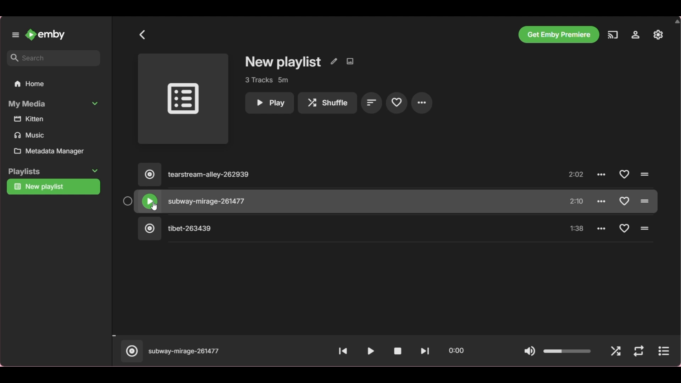  What do you see at coordinates (131, 351) in the screenshot?
I see `Click to only show current selection of song` at bounding box center [131, 351].